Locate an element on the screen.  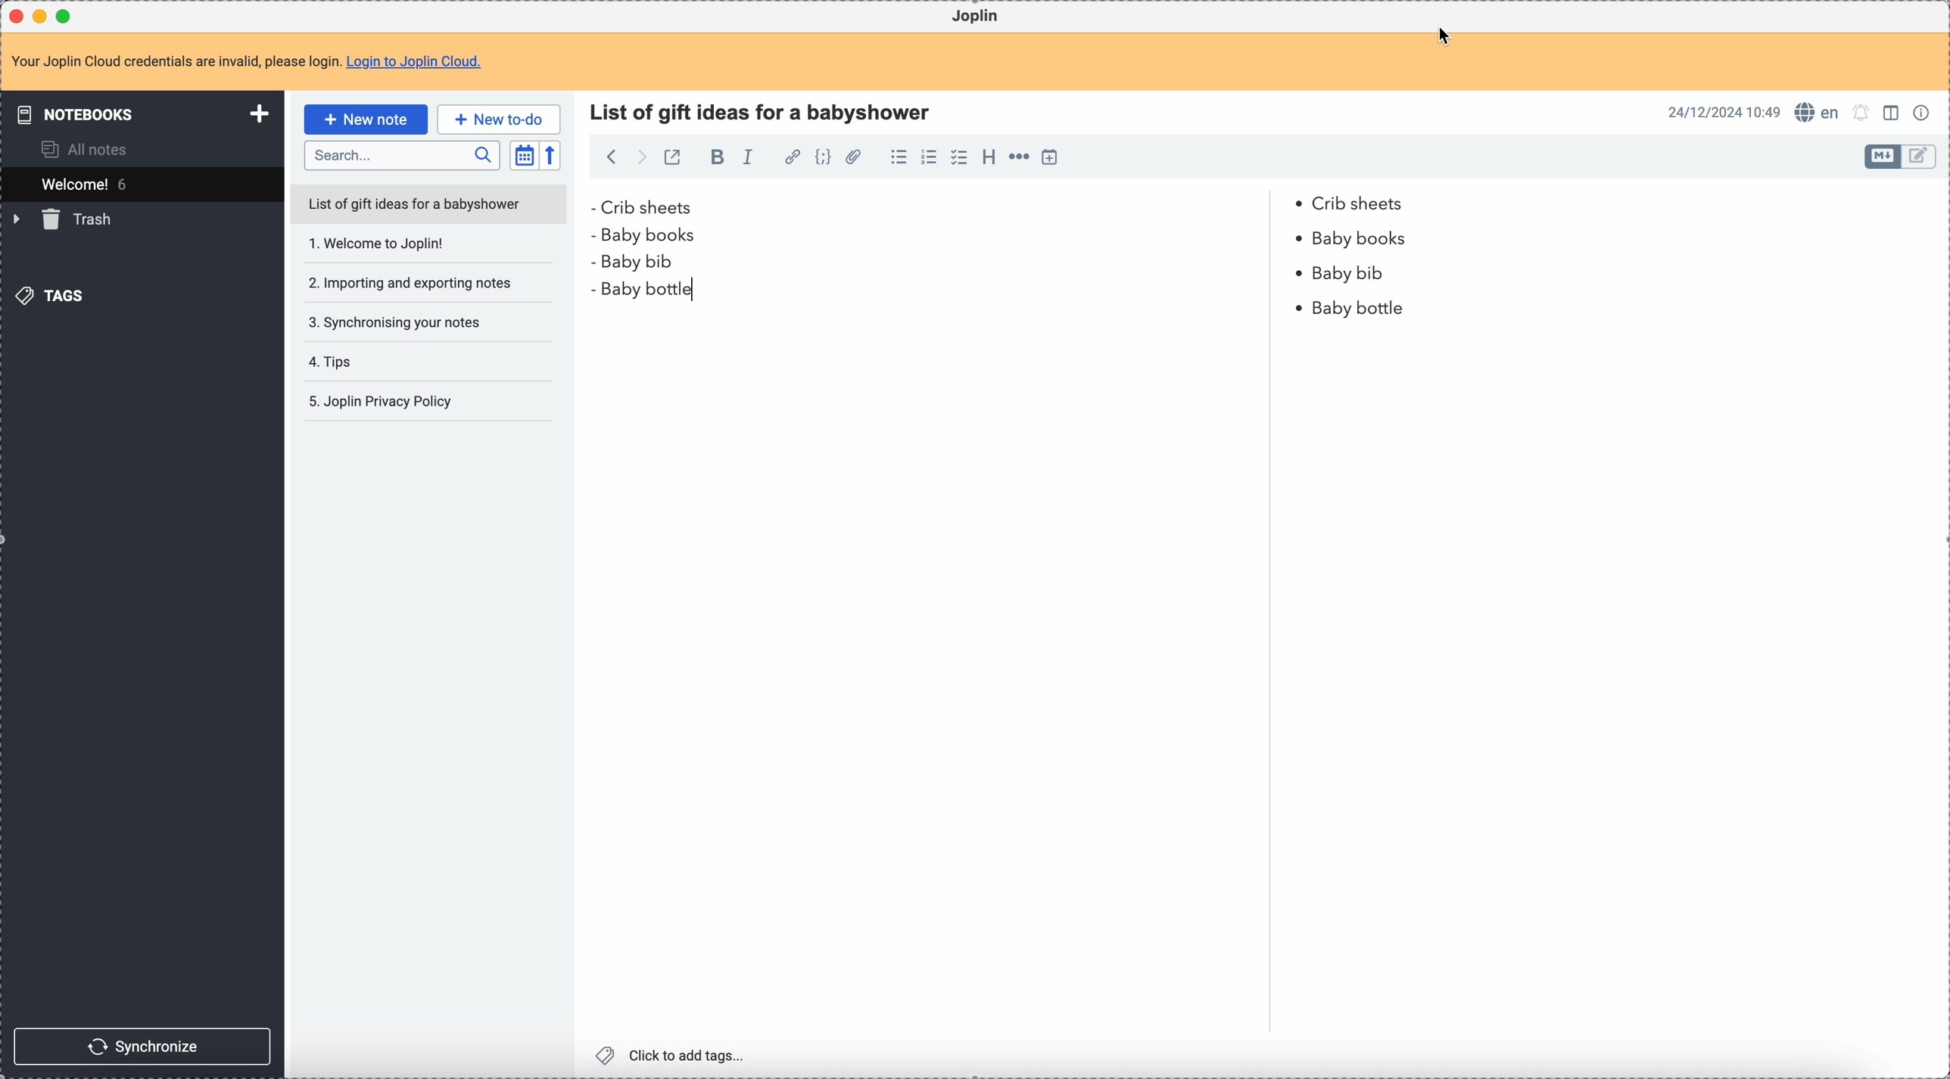
spell checker is located at coordinates (1818, 113).